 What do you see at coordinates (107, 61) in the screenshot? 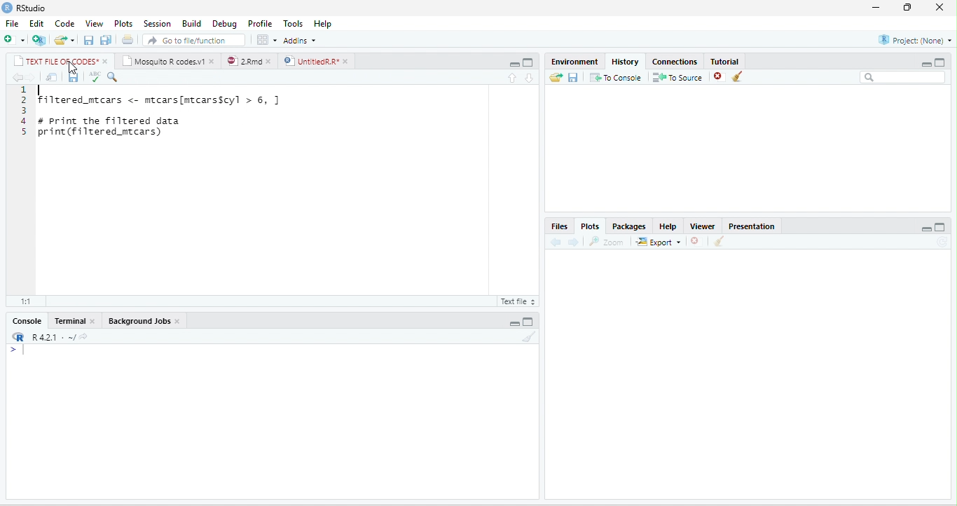
I see `close` at bounding box center [107, 61].